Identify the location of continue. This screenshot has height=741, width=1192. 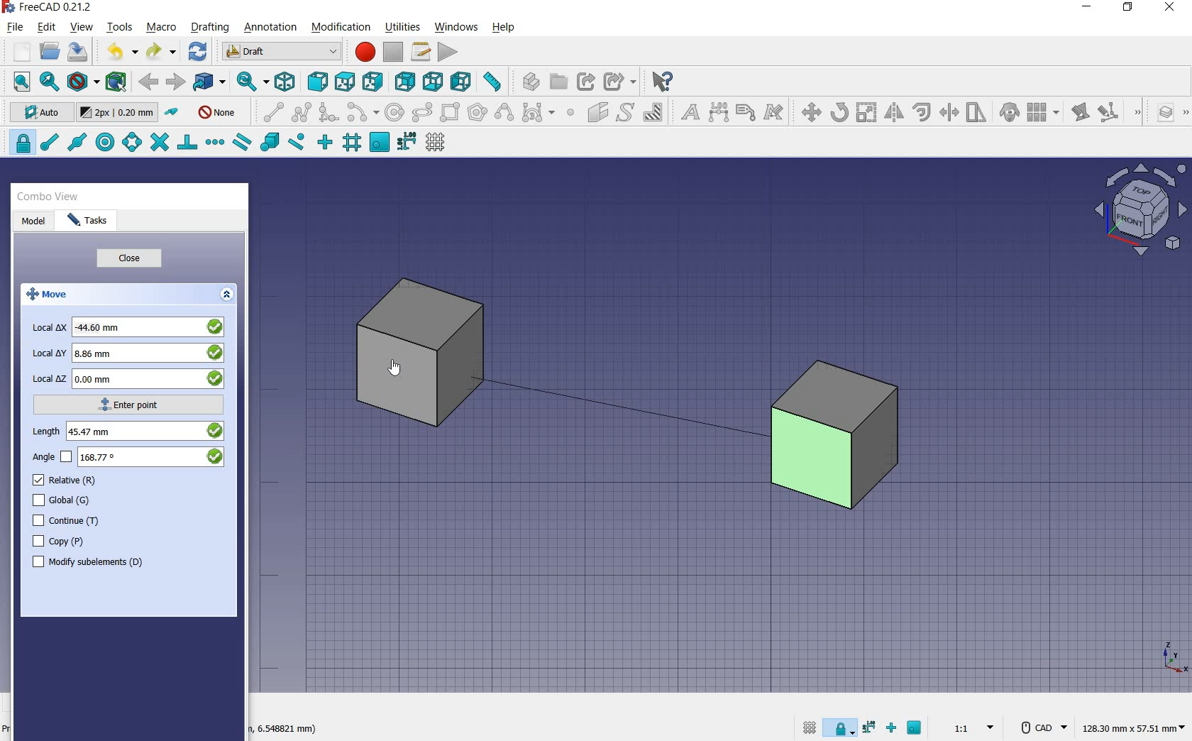
(67, 520).